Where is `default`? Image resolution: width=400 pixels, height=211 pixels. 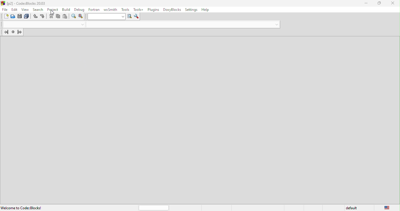
default is located at coordinates (353, 207).